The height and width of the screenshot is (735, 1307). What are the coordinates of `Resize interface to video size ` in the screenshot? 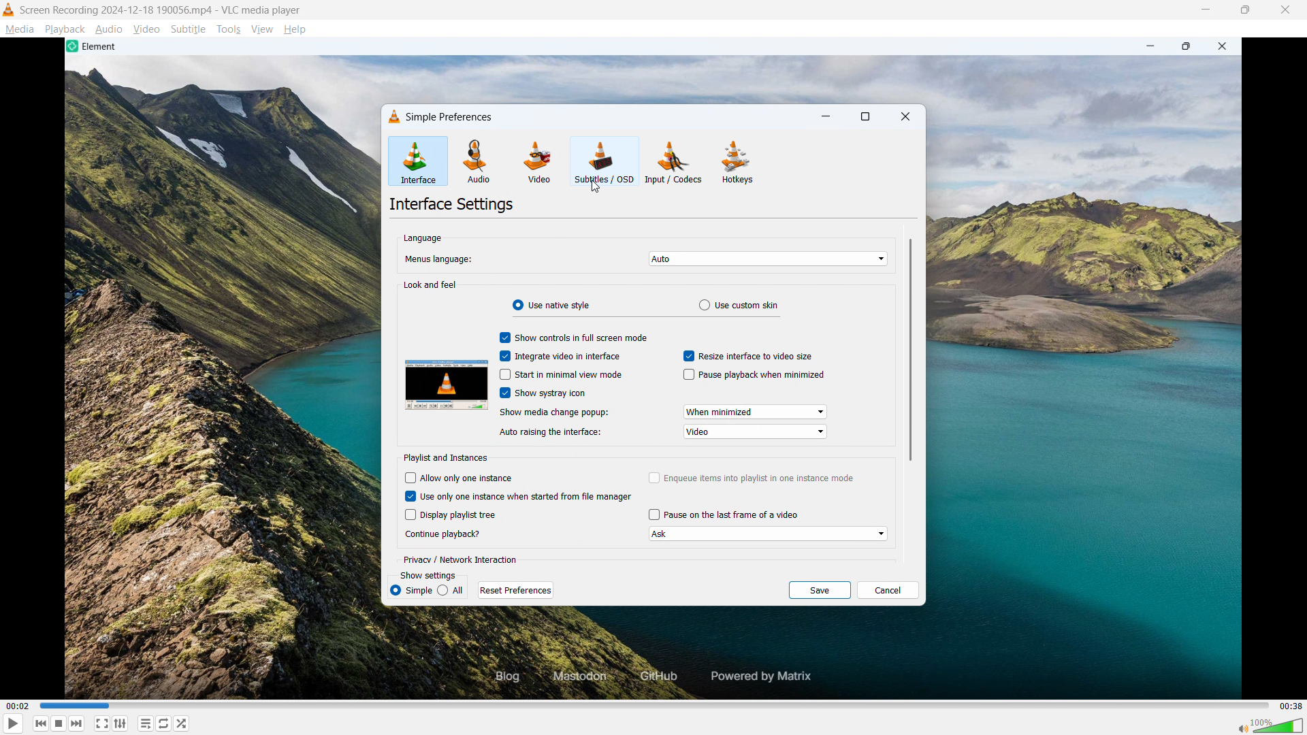 It's located at (757, 357).